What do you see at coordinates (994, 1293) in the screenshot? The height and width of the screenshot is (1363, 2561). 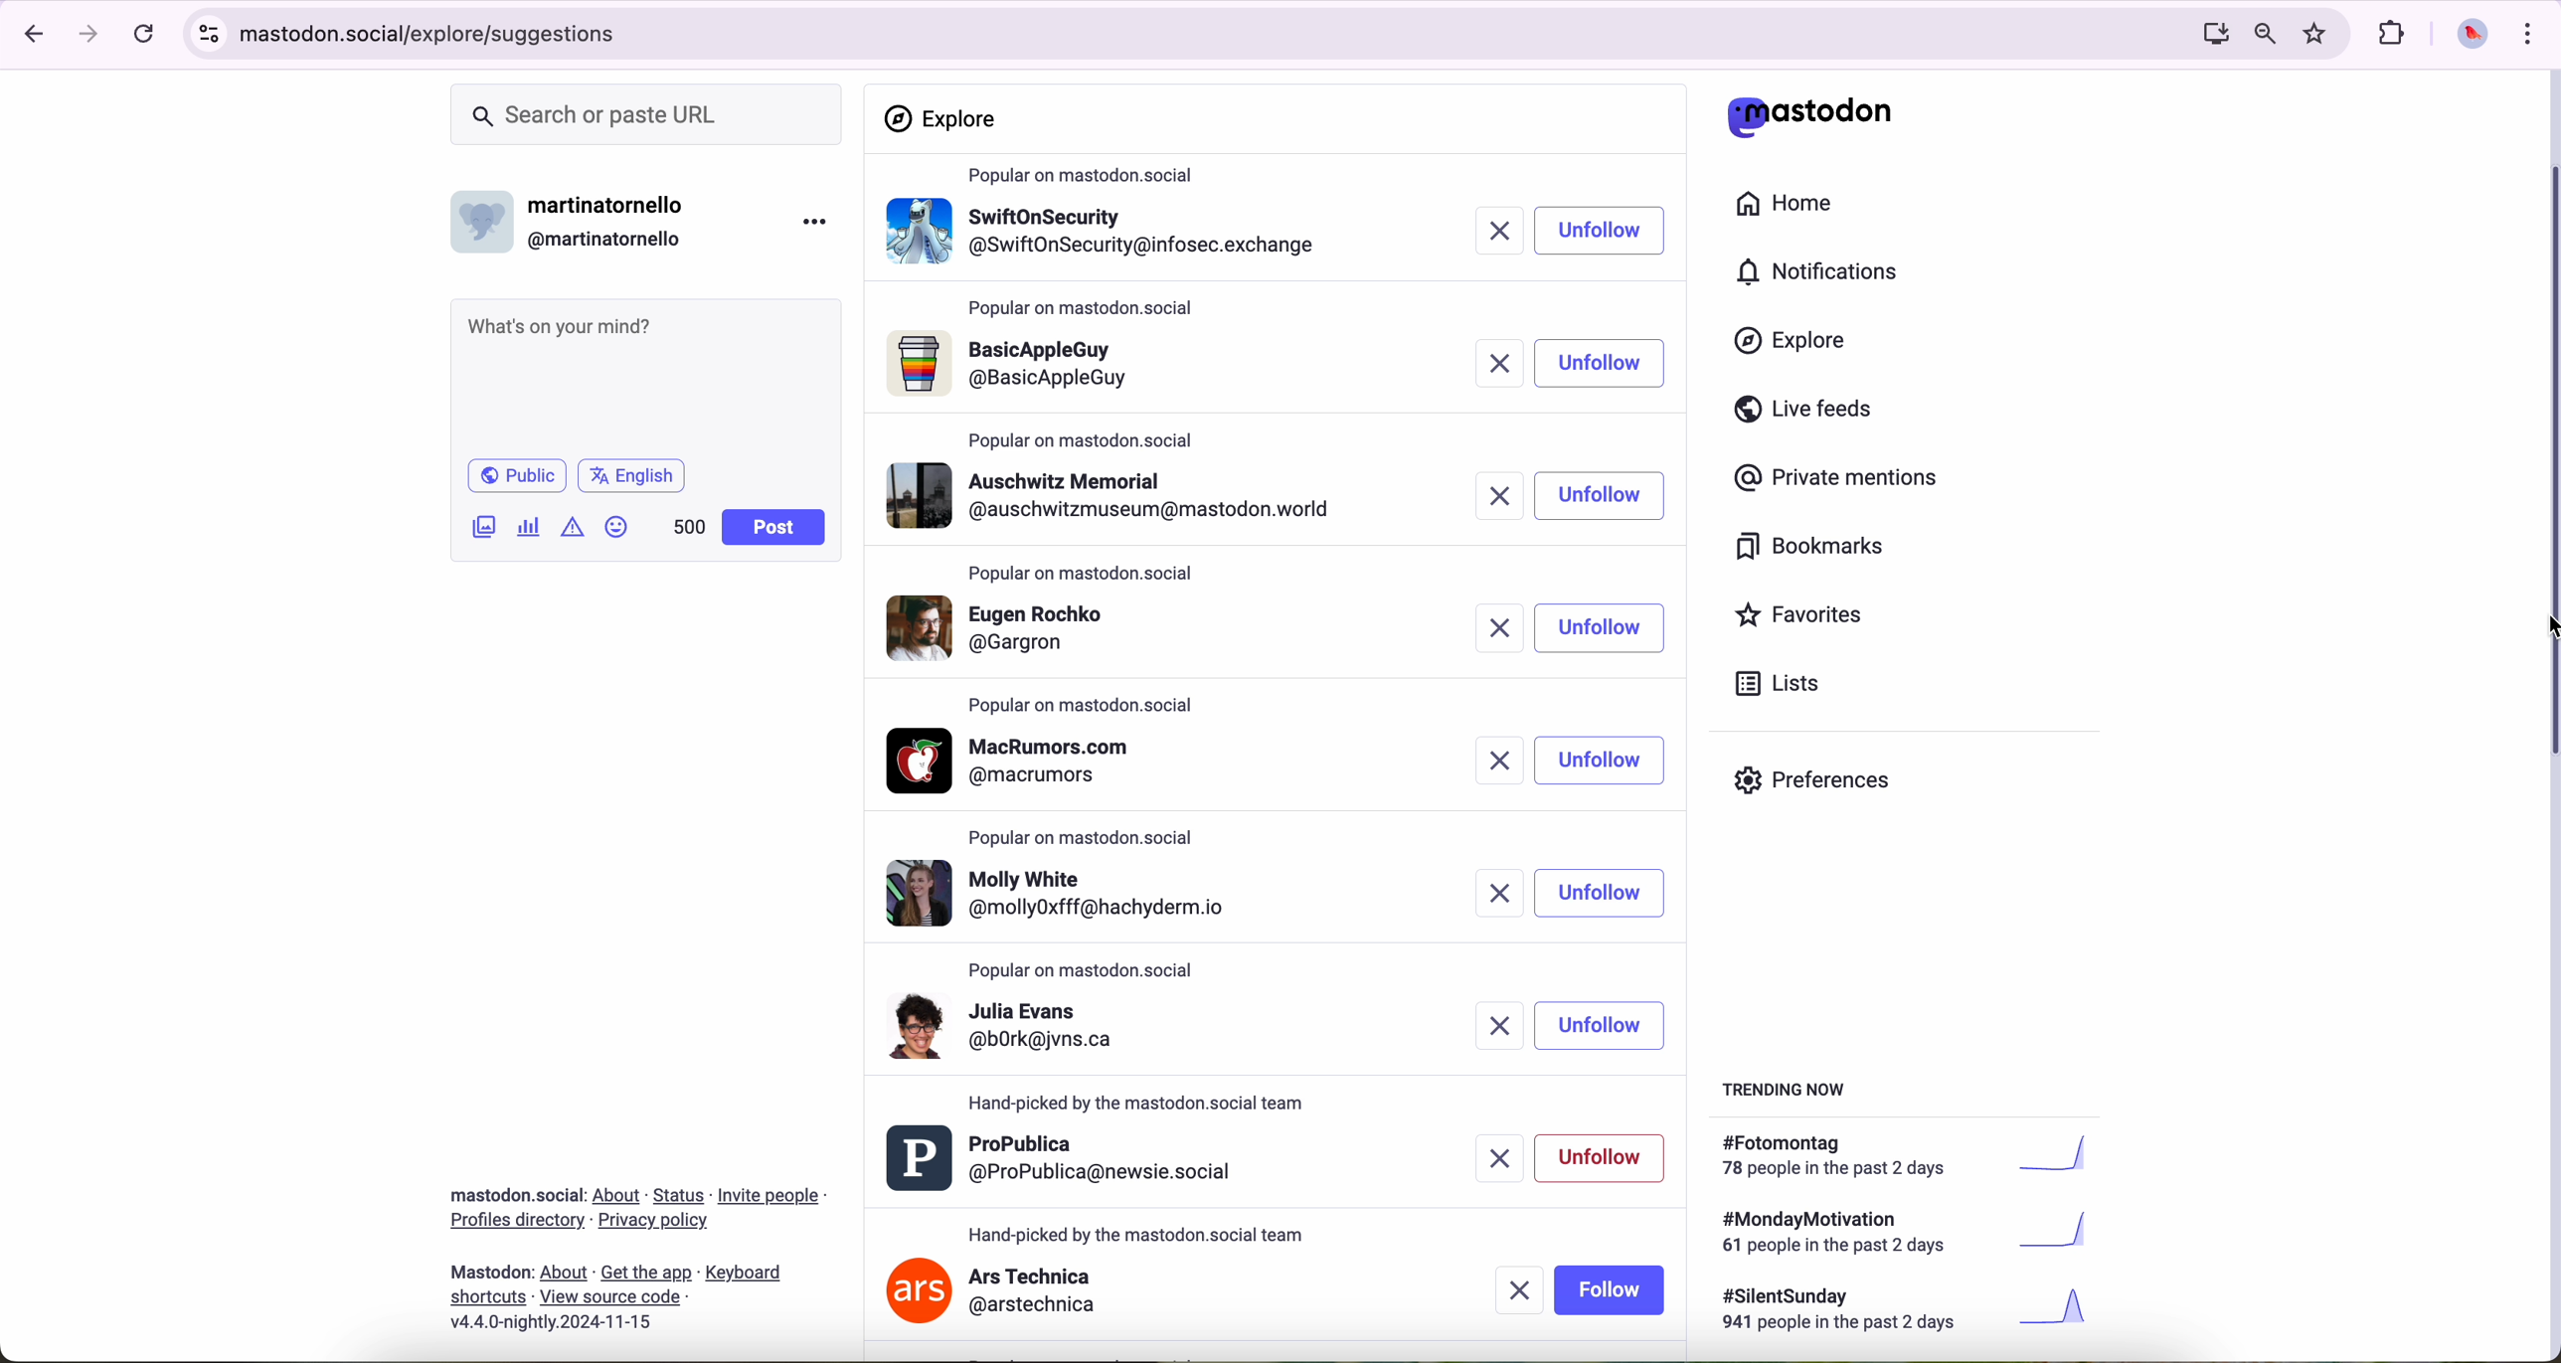 I see `ars technica profile` at bounding box center [994, 1293].